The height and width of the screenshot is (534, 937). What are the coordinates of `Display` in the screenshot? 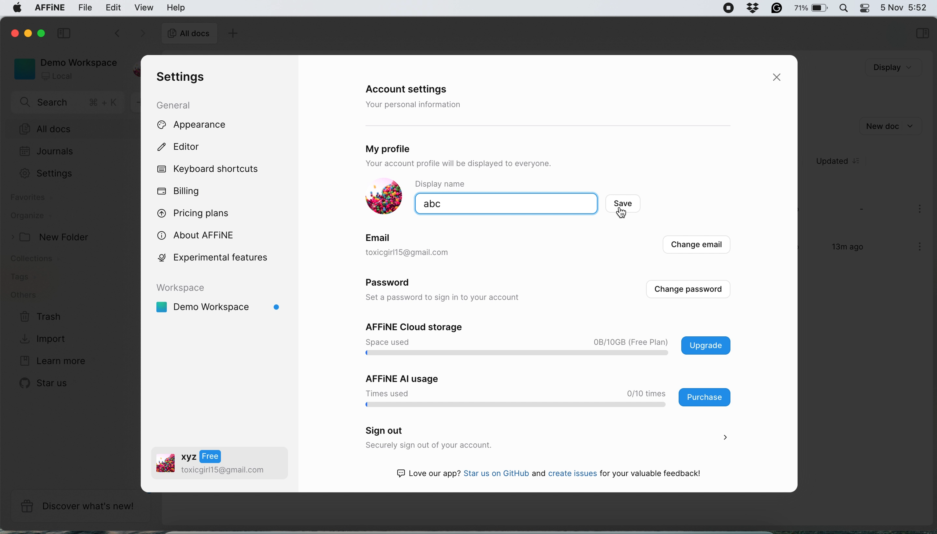 It's located at (882, 68).